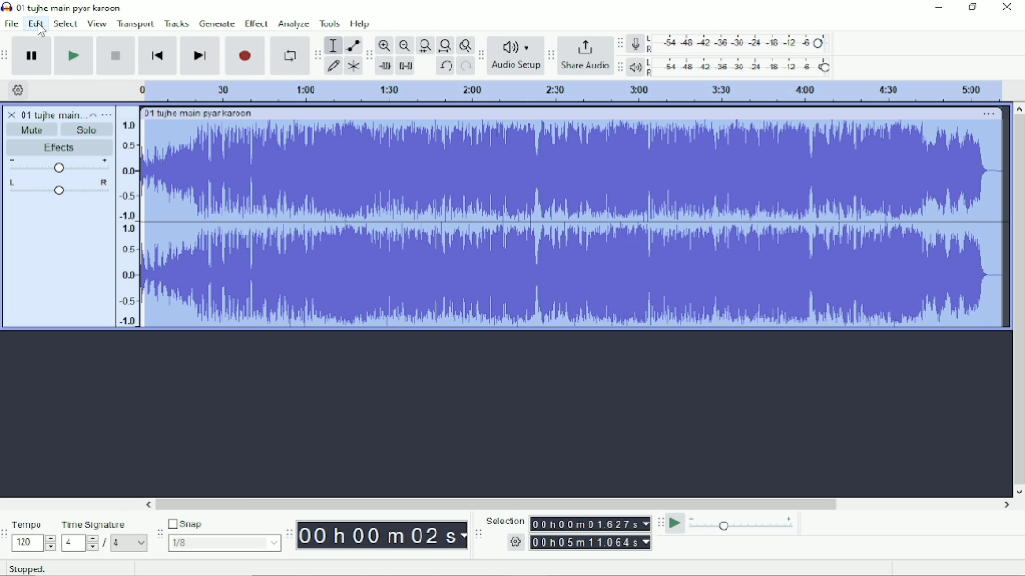 This screenshot has height=576, width=1025. I want to click on Audio Setup, so click(515, 55).